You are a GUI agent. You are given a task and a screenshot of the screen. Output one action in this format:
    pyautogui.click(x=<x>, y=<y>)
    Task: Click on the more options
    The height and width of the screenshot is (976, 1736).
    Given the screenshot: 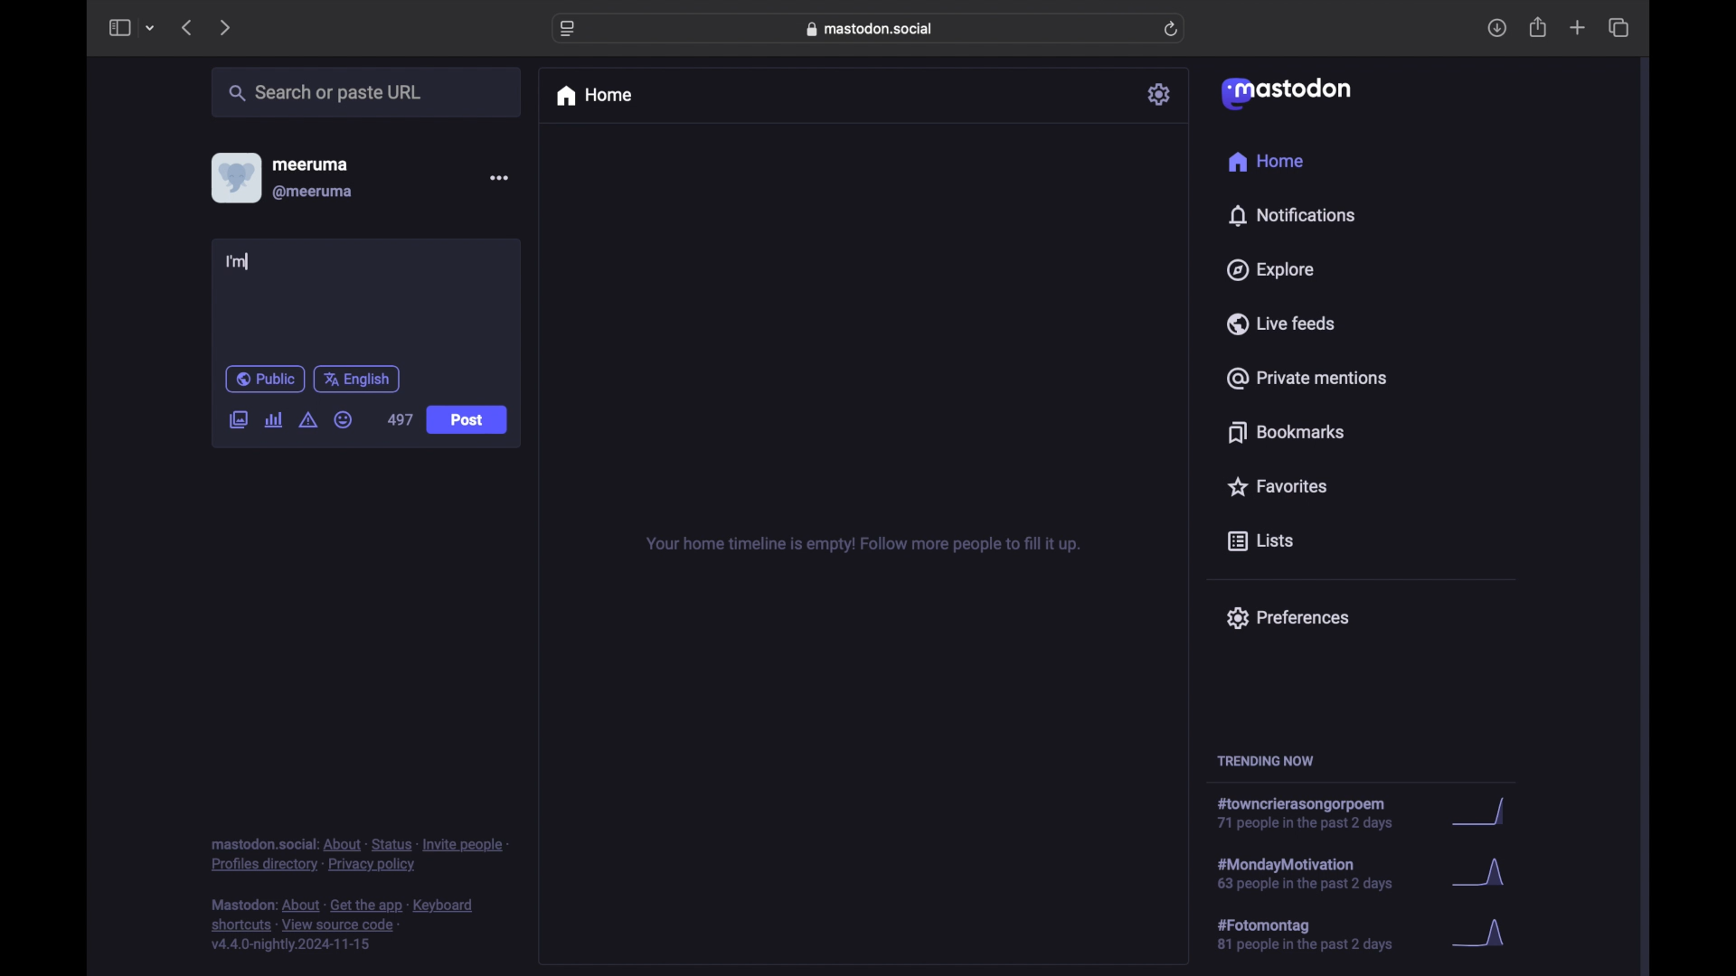 What is the action you would take?
    pyautogui.click(x=498, y=177)
    